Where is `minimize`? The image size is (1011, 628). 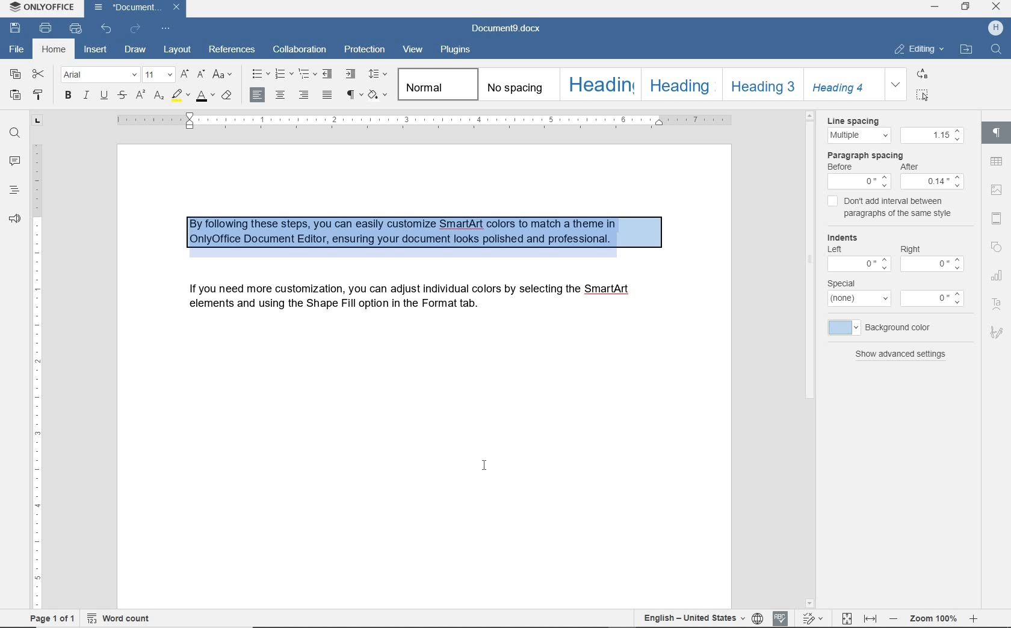
minimize is located at coordinates (936, 6).